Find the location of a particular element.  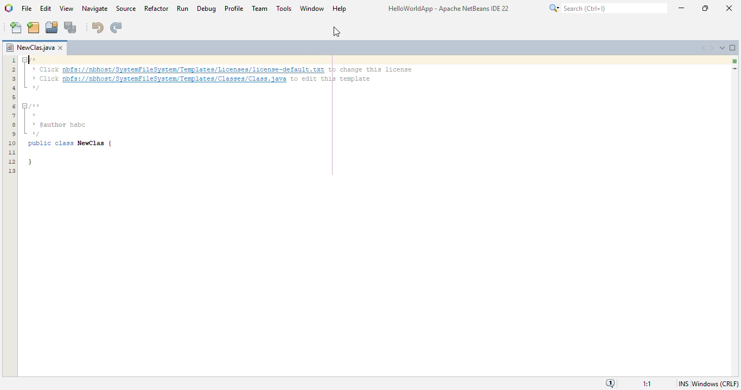

scroll documents left is located at coordinates (704, 48).